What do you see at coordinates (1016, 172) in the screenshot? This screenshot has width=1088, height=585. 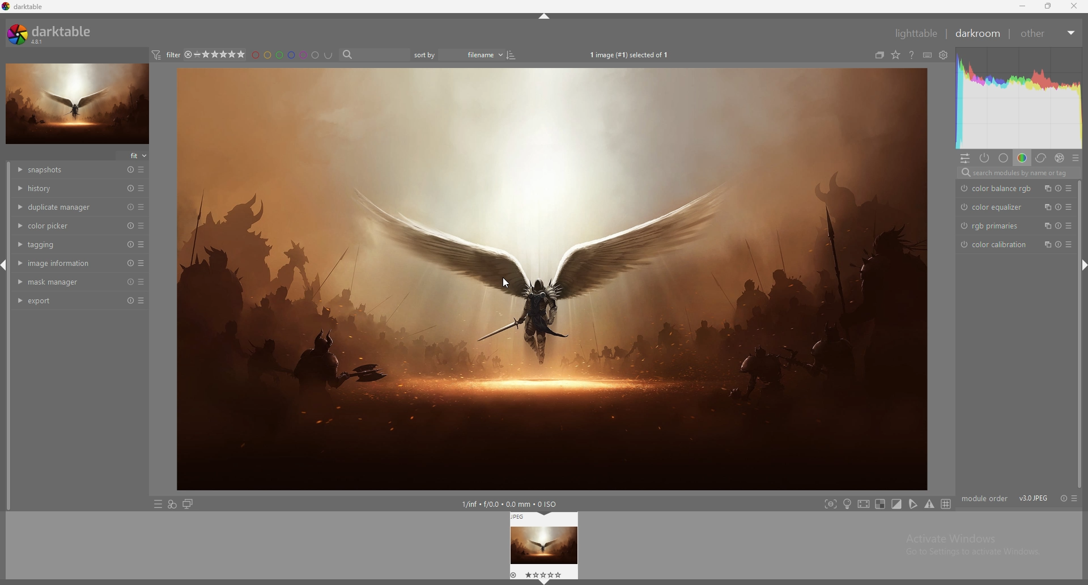 I see `search modules by name or tag` at bounding box center [1016, 172].